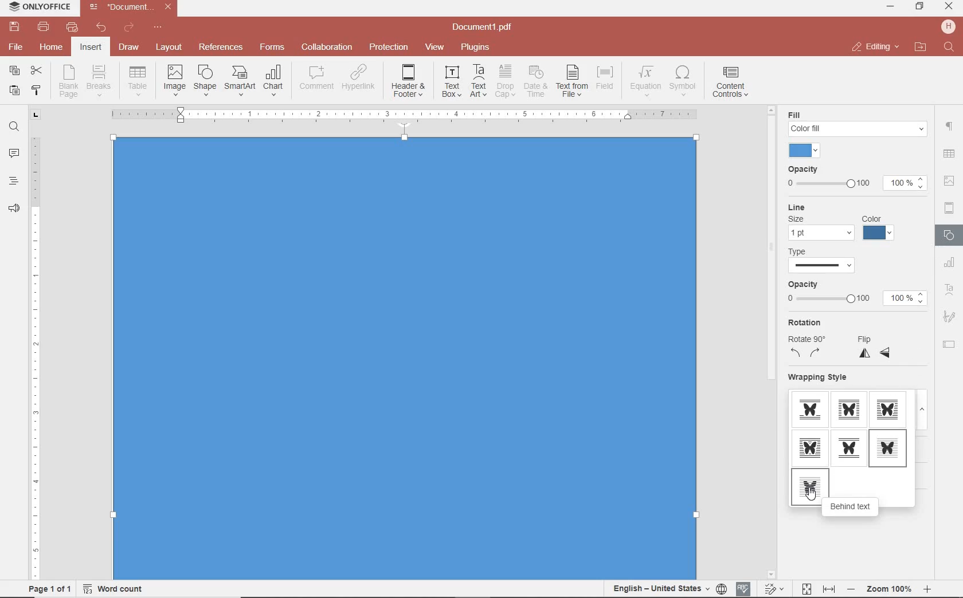  What do you see at coordinates (730, 82) in the screenshot?
I see `INSERT CONTENT CONTROLS` at bounding box center [730, 82].